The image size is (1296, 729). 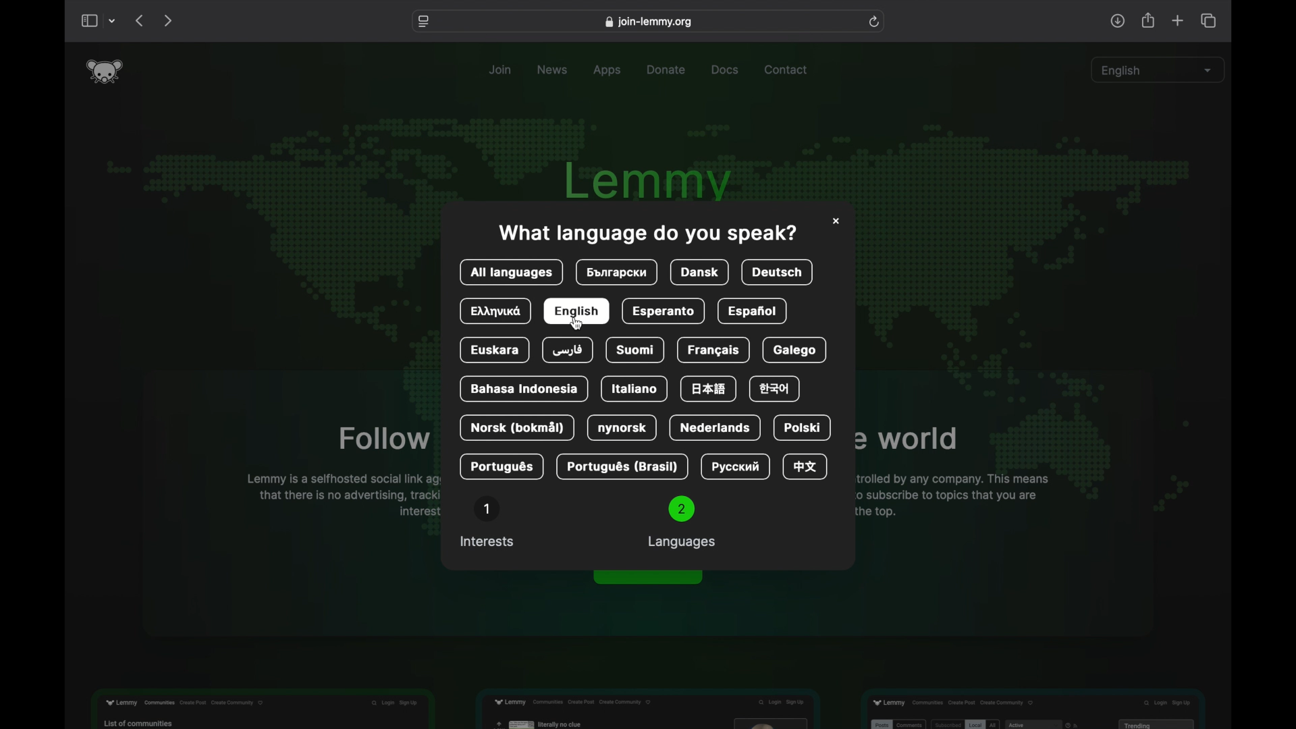 I want to click on portuges, so click(x=622, y=467).